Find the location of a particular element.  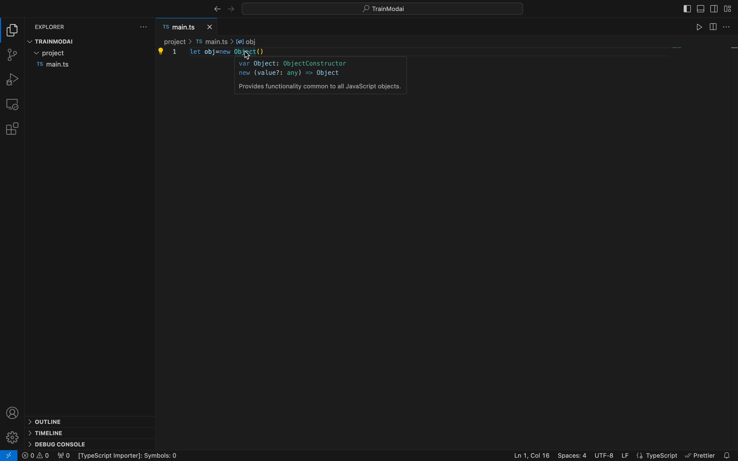

error logs is located at coordinates (92, 456).